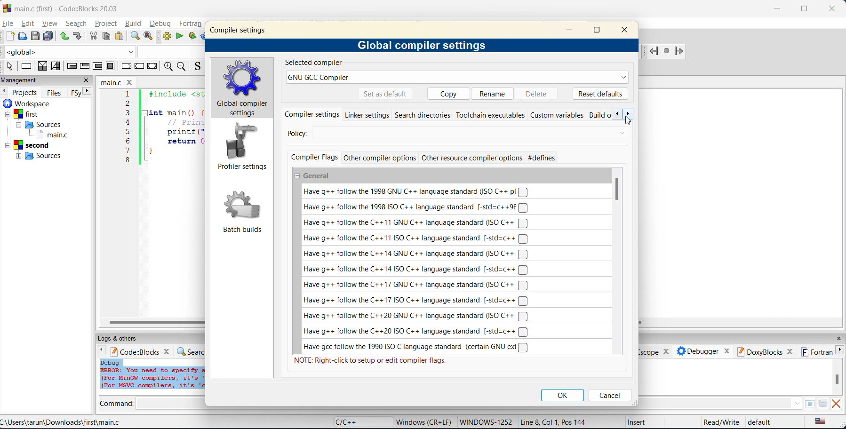  What do you see at coordinates (244, 88) in the screenshot?
I see `global compiler settings` at bounding box center [244, 88].